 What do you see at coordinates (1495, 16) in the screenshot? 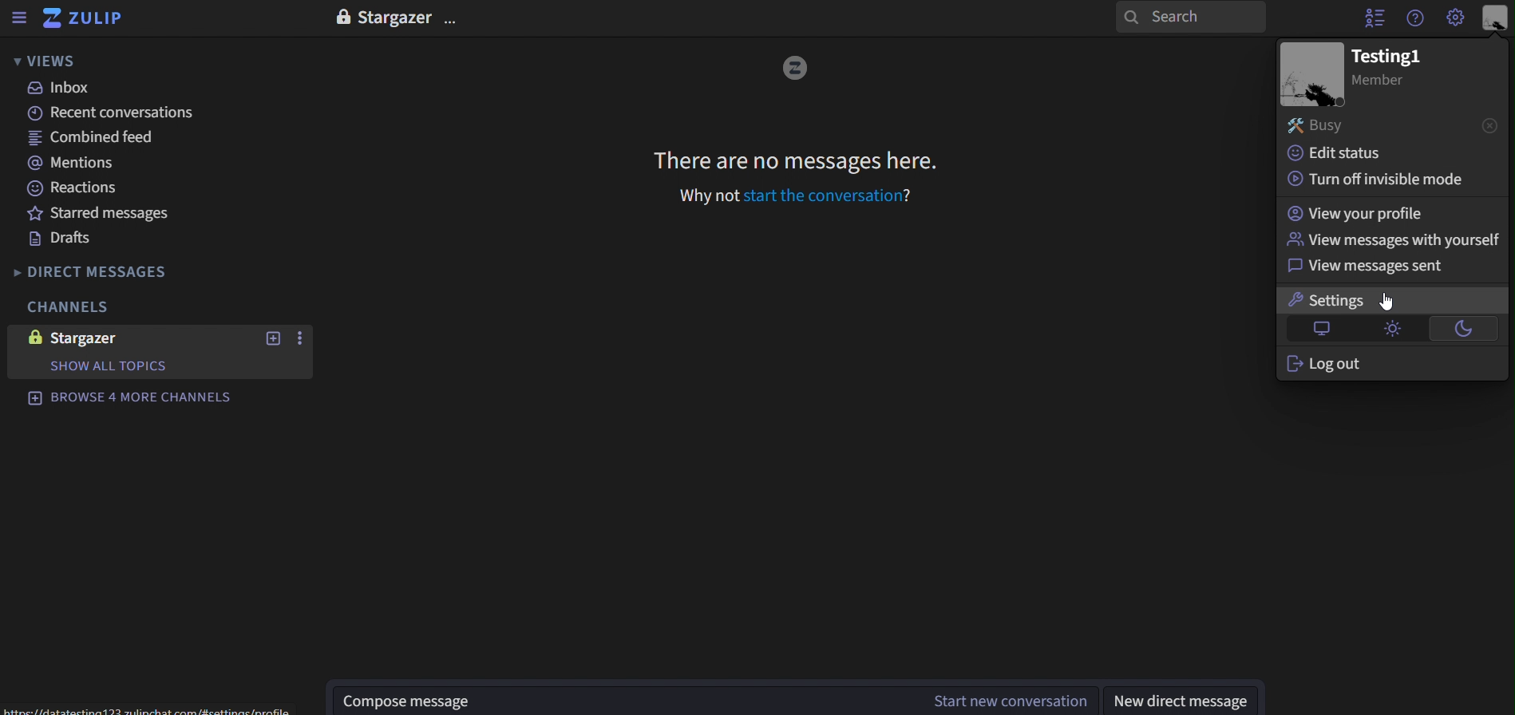
I see `personal menu` at bounding box center [1495, 16].